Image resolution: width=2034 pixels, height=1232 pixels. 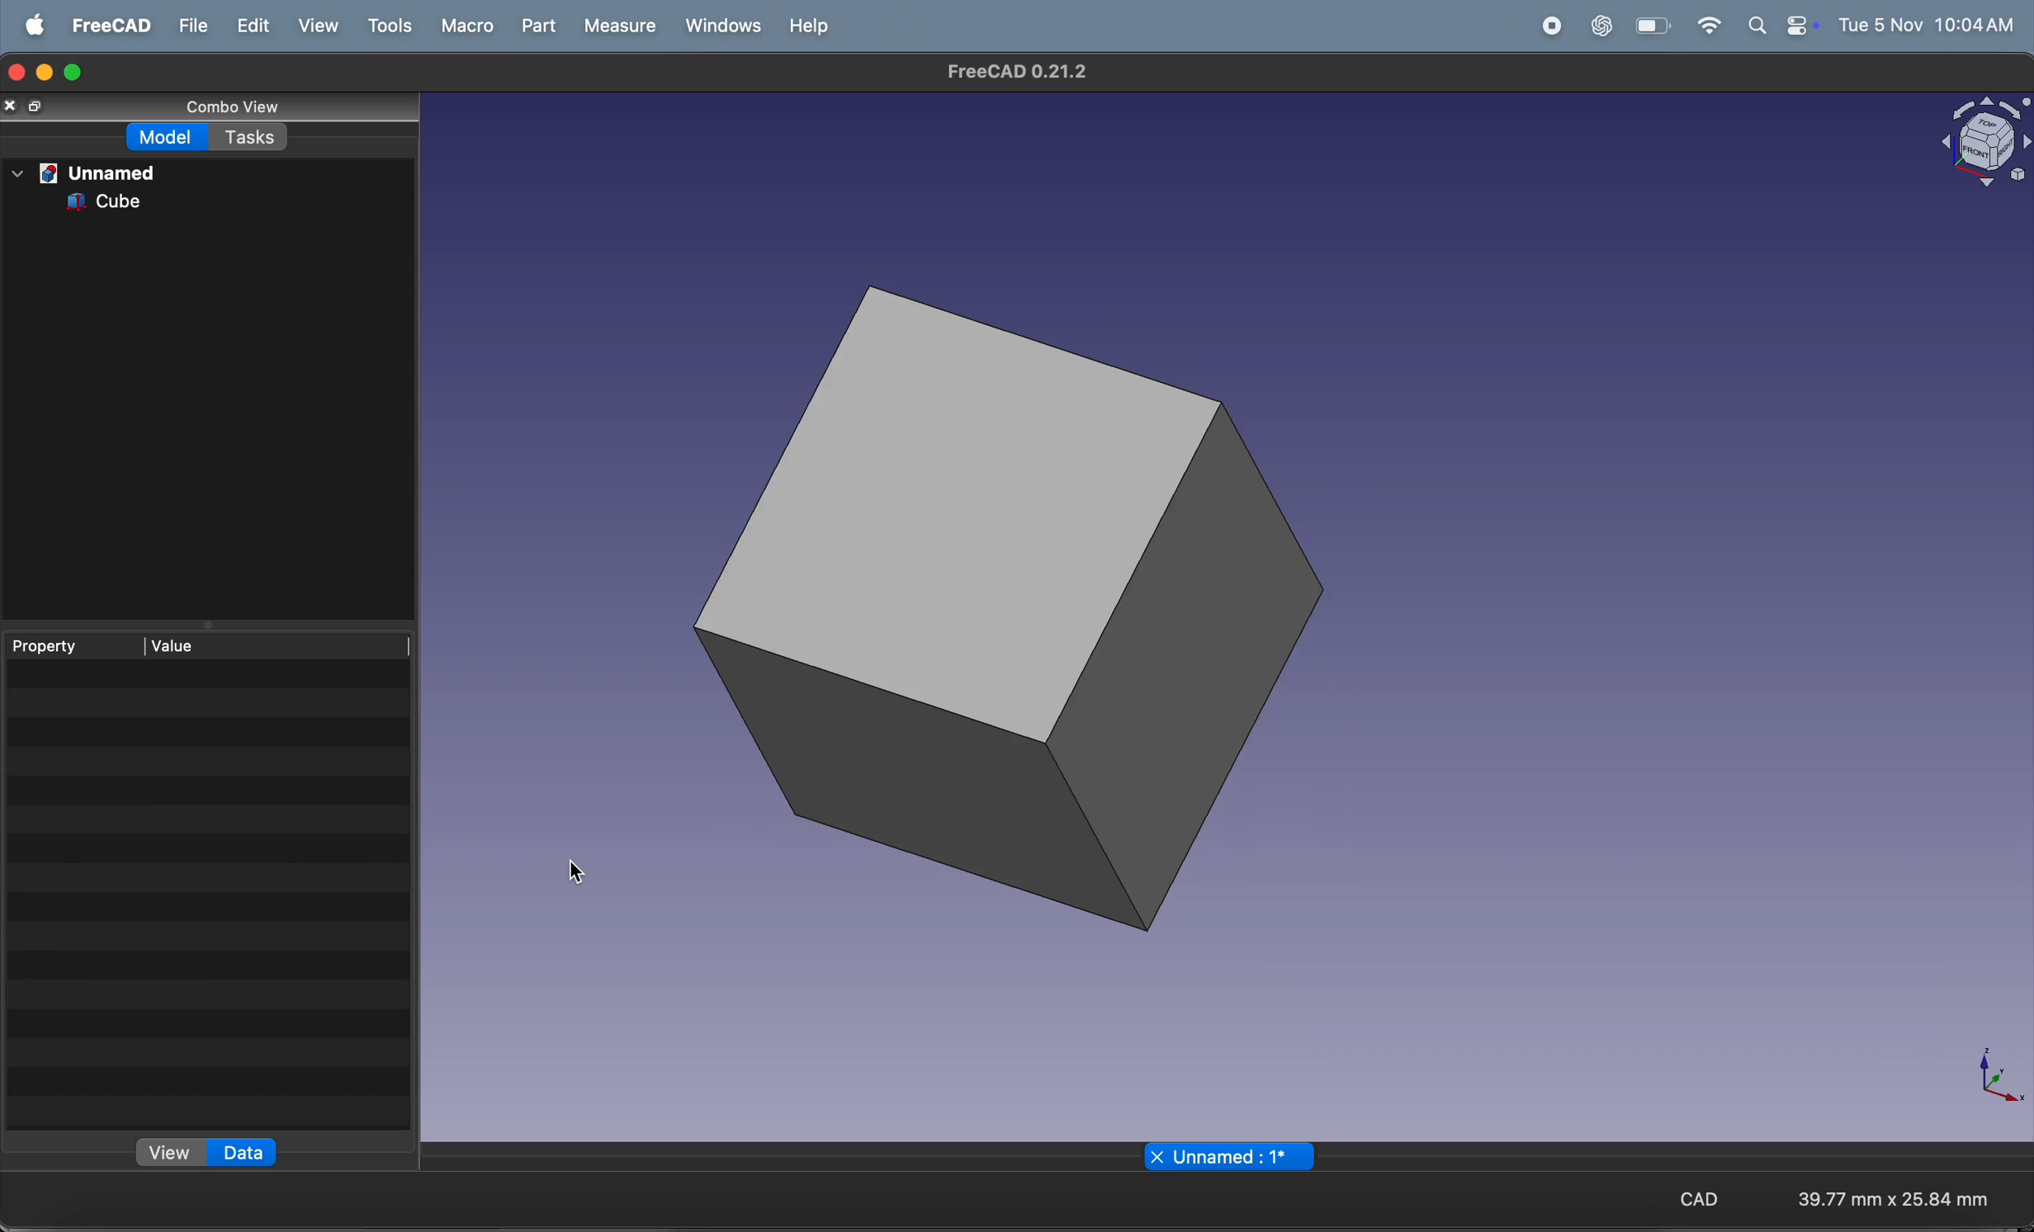 I want to click on view, so click(x=158, y=1151).